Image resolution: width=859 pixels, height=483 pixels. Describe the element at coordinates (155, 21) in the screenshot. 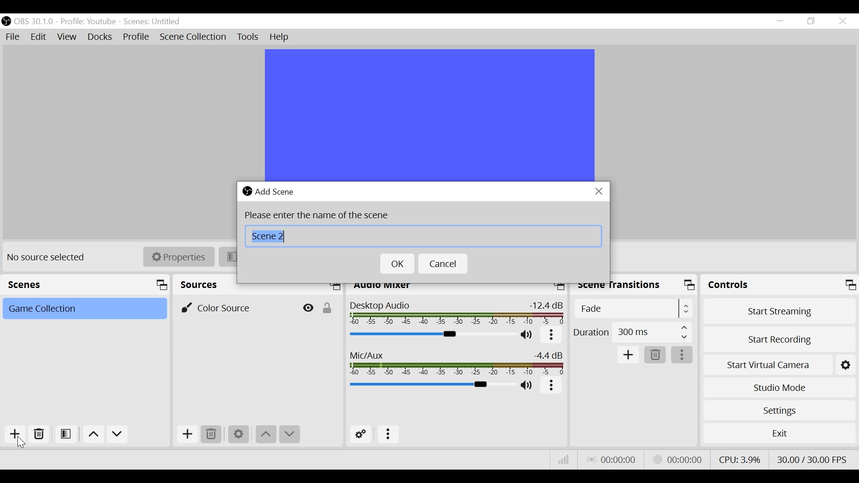

I see `Scenes Name` at that location.